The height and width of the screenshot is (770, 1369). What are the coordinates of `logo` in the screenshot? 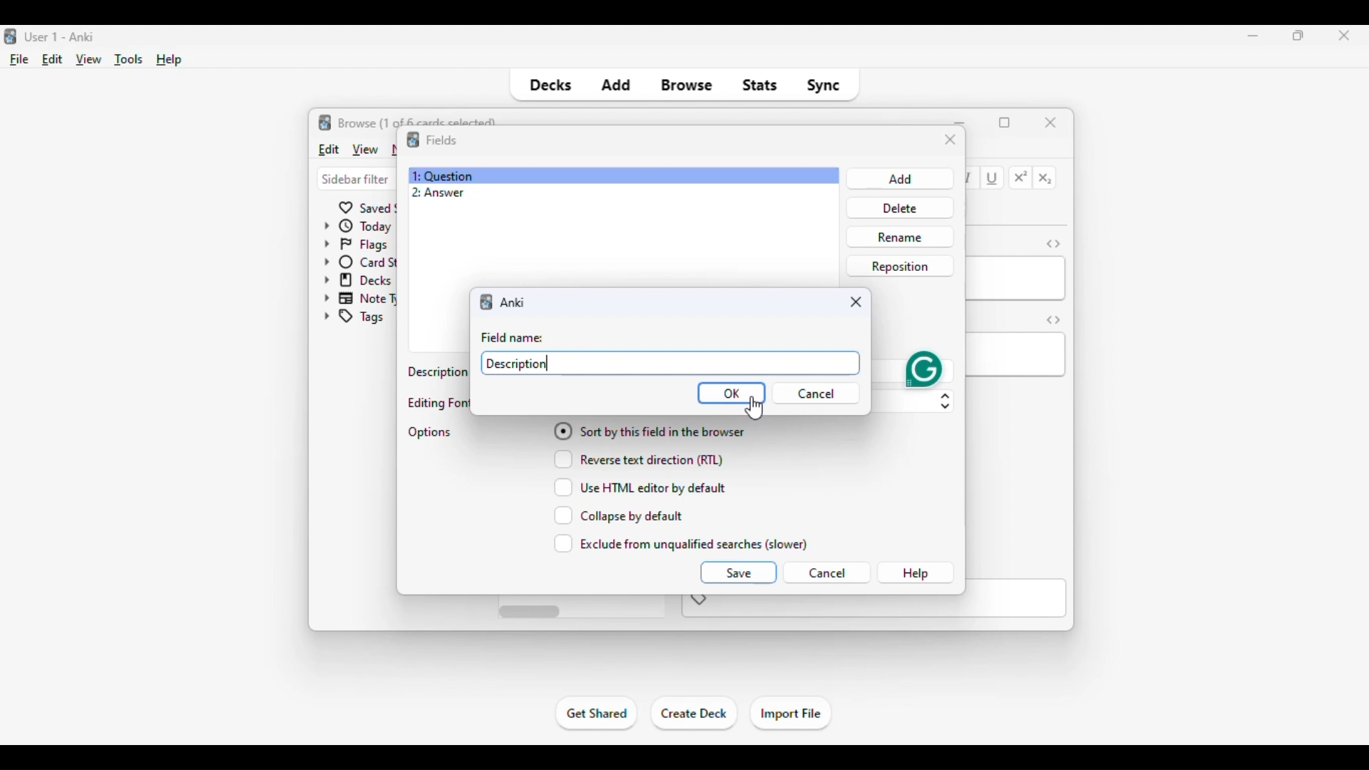 It's located at (9, 37).